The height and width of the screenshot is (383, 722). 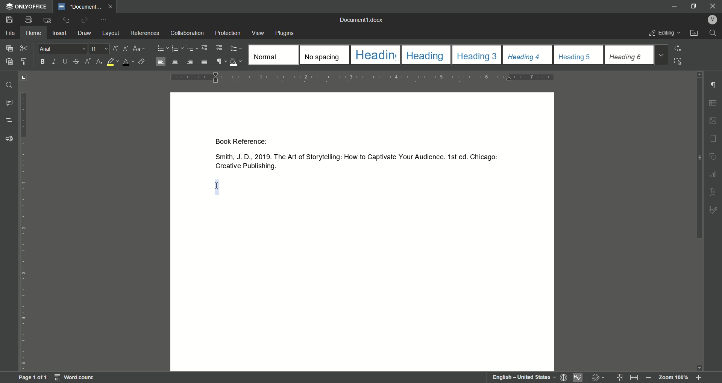 What do you see at coordinates (189, 33) in the screenshot?
I see `collaboration` at bounding box center [189, 33].